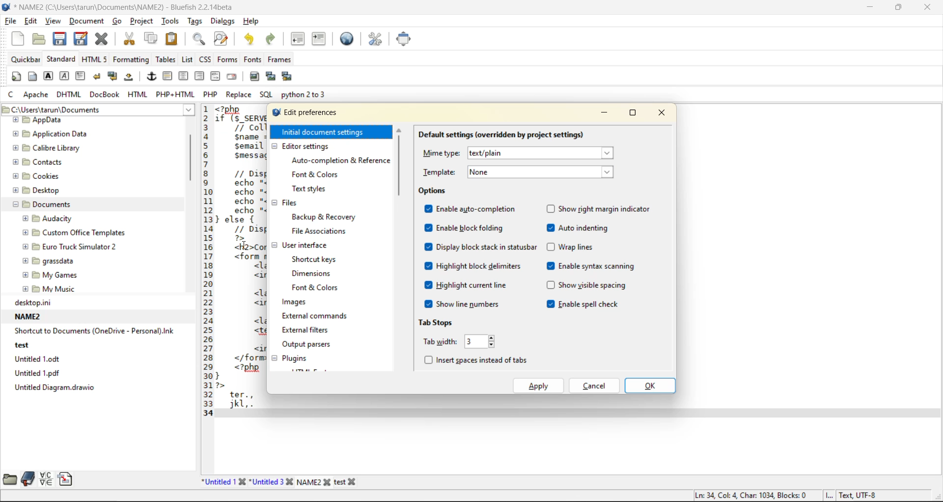 The width and height of the screenshot is (943, 502). Describe the element at coordinates (442, 323) in the screenshot. I see `tab stops` at that location.